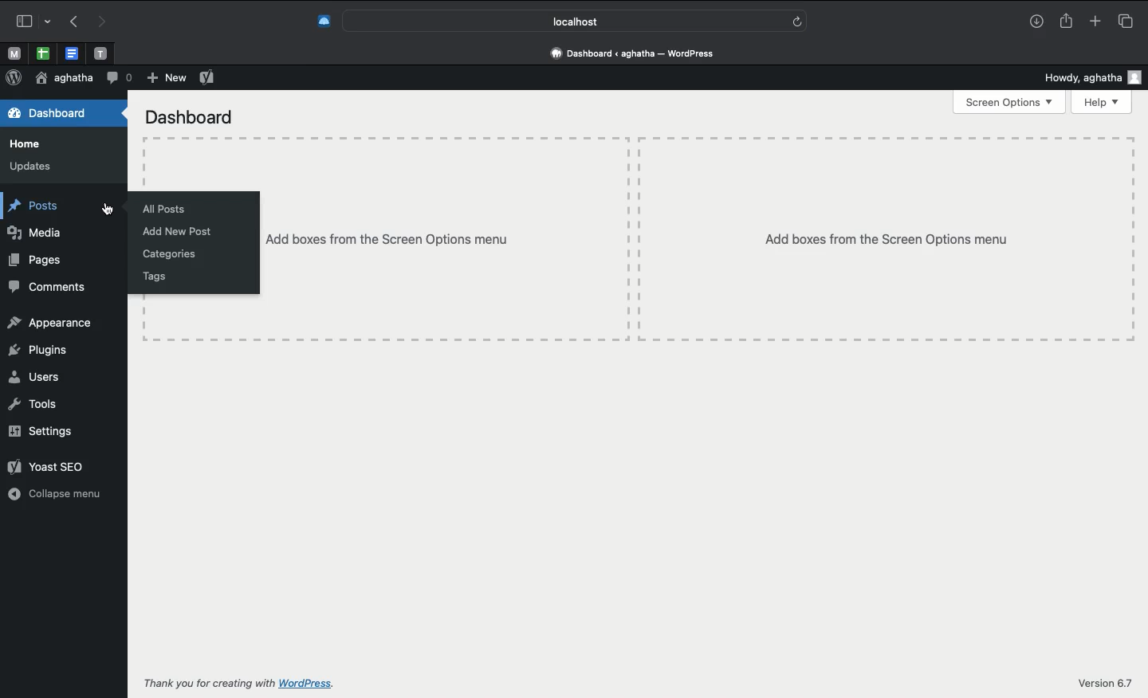 The width and height of the screenshot is (1148, 698). What do you see at coordinates (1008, 104) in the screenshot?
I see `Screen options` at bounding box center [1008, 104].